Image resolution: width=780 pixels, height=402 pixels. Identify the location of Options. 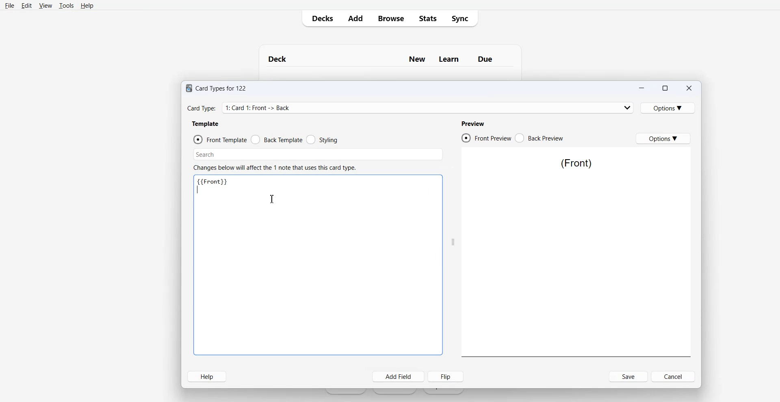
(664, 138).